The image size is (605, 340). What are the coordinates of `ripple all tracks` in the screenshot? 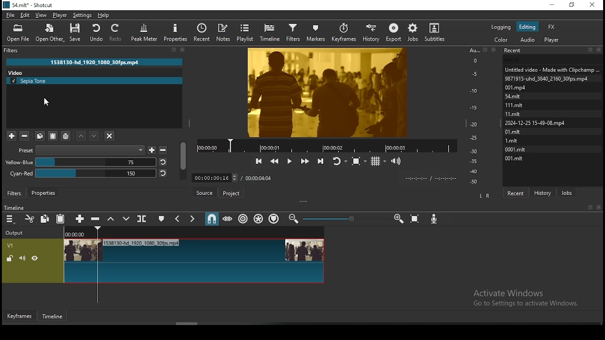 It's located at (259, 219).